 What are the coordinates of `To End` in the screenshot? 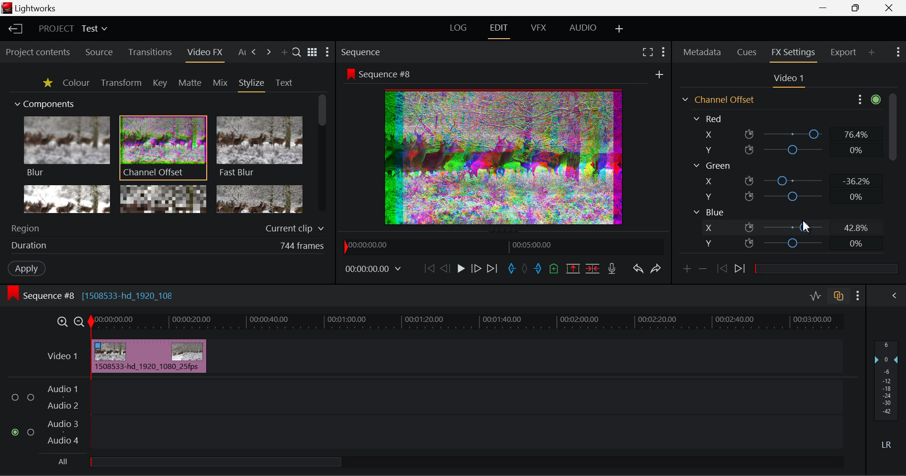 It's located at (495, 269).